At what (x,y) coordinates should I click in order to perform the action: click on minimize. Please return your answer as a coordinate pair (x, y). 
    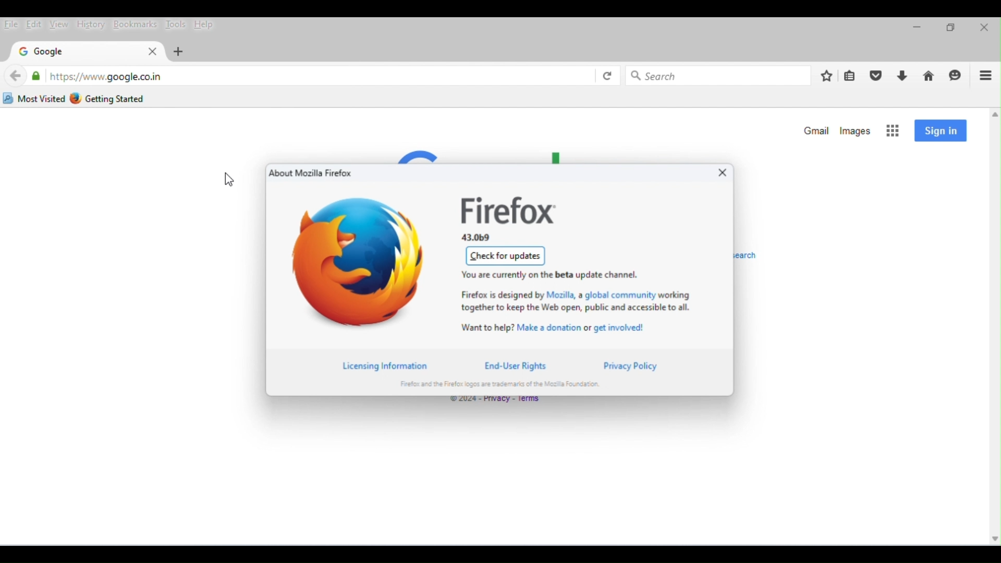
    Looking at the image, I should click on (915, 30).